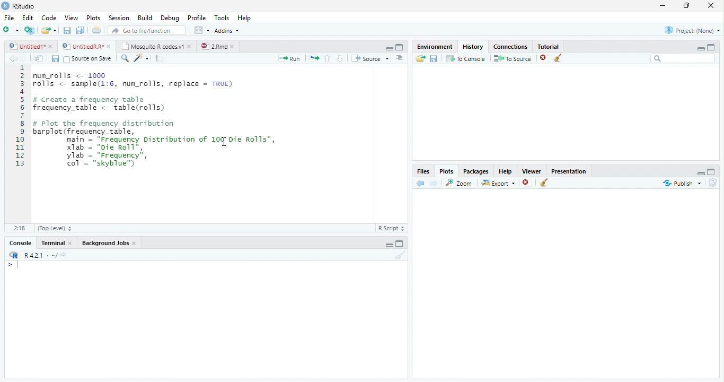 The image size is (724, 382). I want to click on Next Plot, so click(435, 183).